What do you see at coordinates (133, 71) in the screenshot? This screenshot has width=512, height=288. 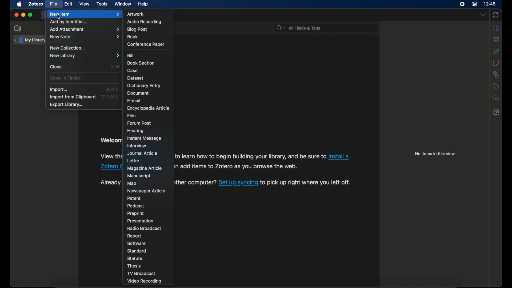 I see `case` at bounding box center [133, 71].